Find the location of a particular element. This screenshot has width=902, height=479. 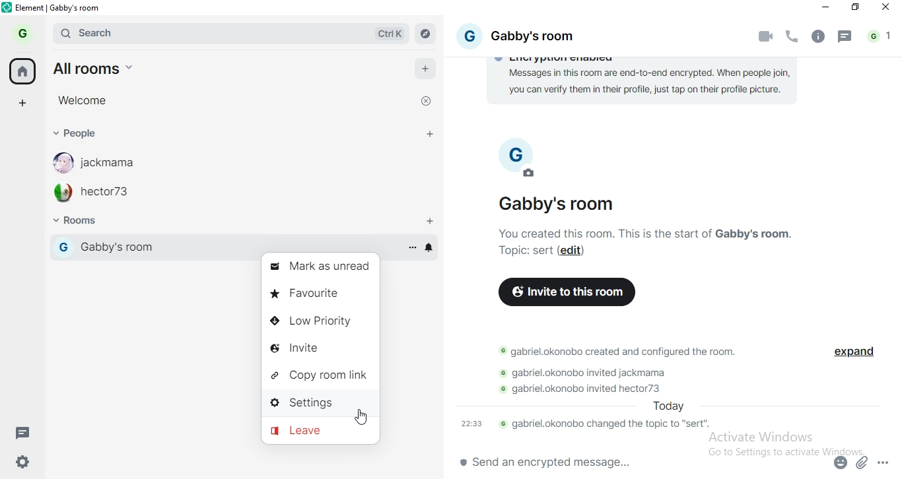

G is located at coordinates (468, 34).